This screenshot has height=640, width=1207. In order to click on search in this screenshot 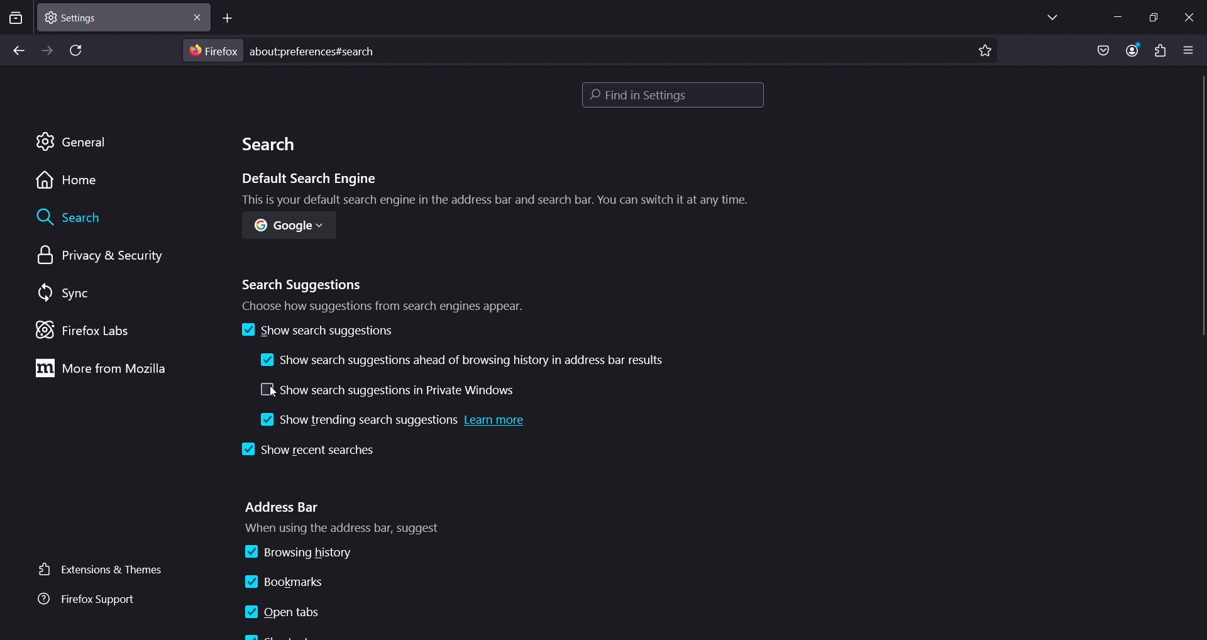, I will do `click(272, 147)`.